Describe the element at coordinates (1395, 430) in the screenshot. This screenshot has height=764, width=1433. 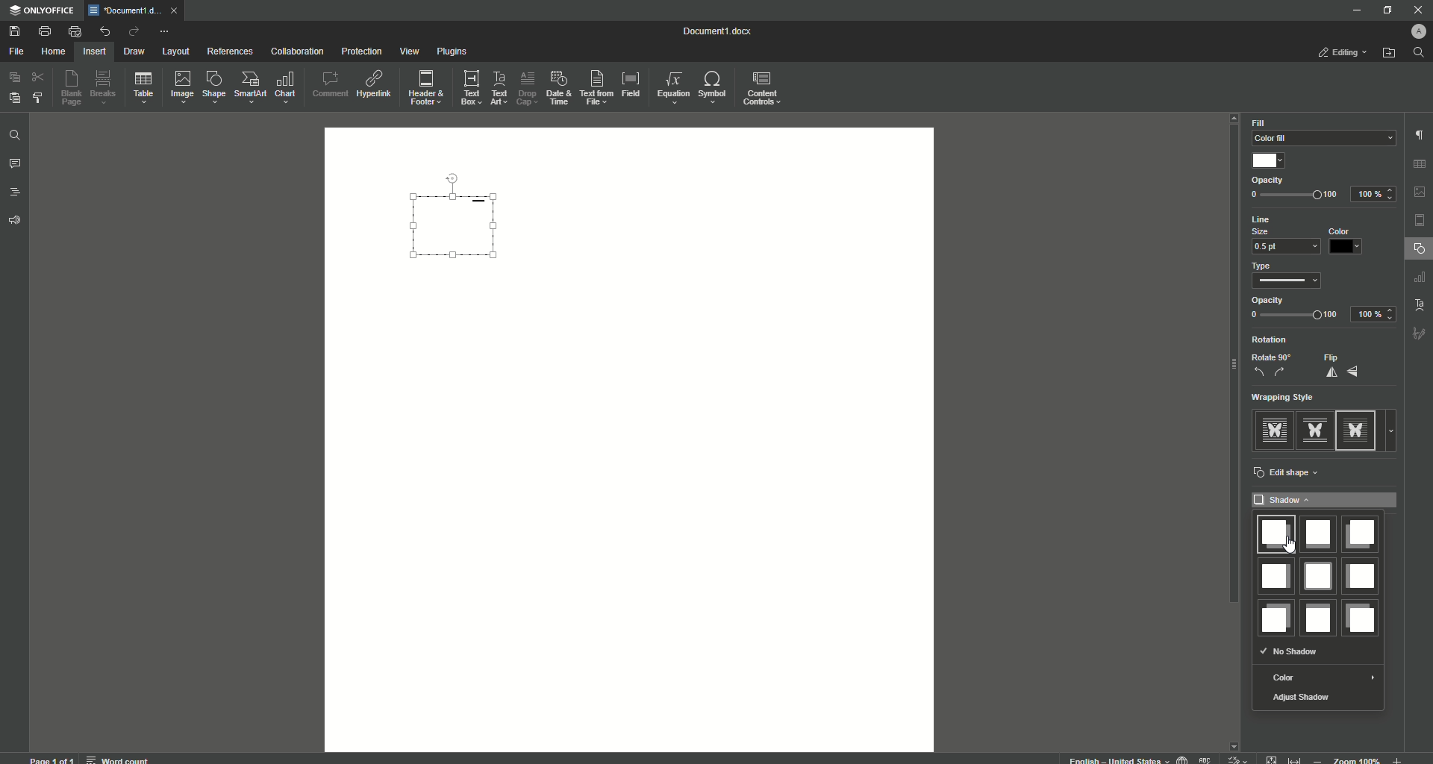
I see `more` at that location.